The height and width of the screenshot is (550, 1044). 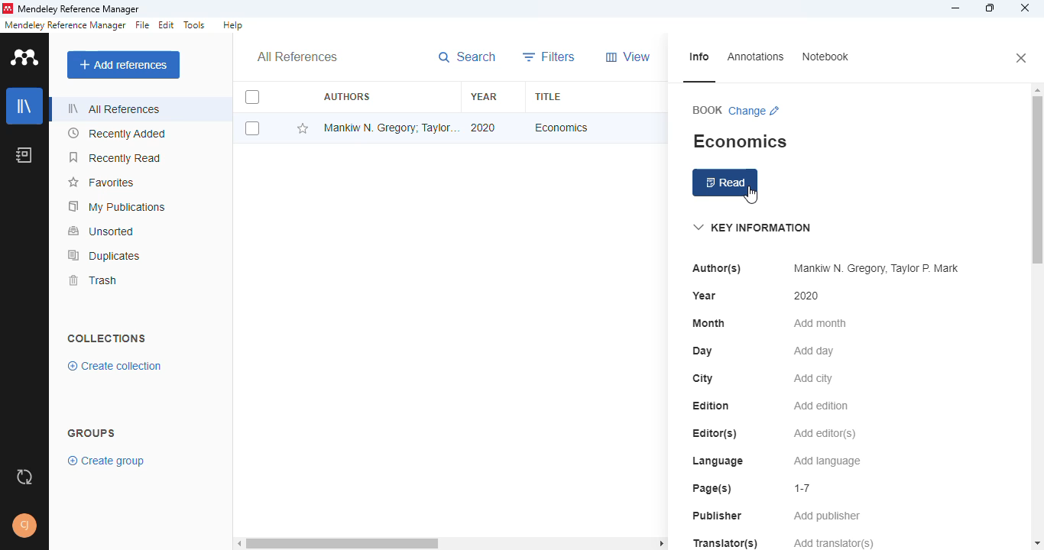 I want to click on favorites, so click(x=103, y=183).